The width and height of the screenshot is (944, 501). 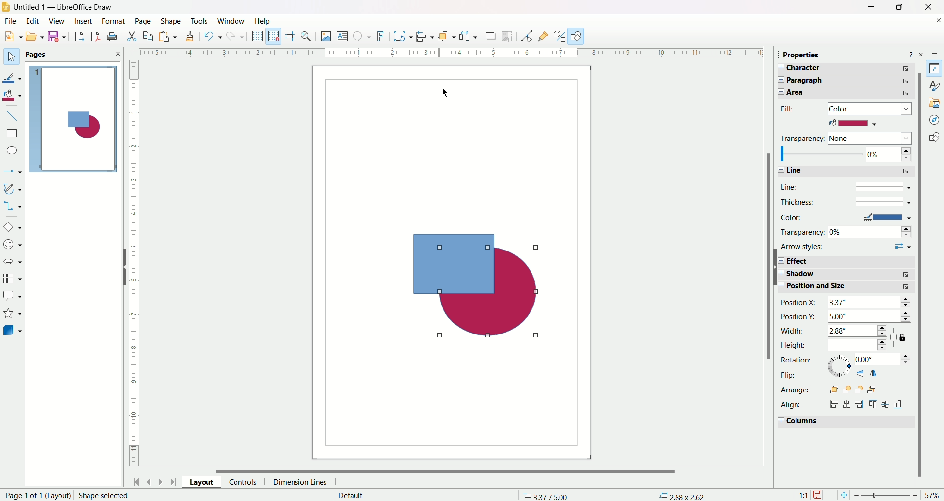 What do you see at coordinates (326, 37) in the screenshot?
I see `insert image` at bounding box center [326, 37].